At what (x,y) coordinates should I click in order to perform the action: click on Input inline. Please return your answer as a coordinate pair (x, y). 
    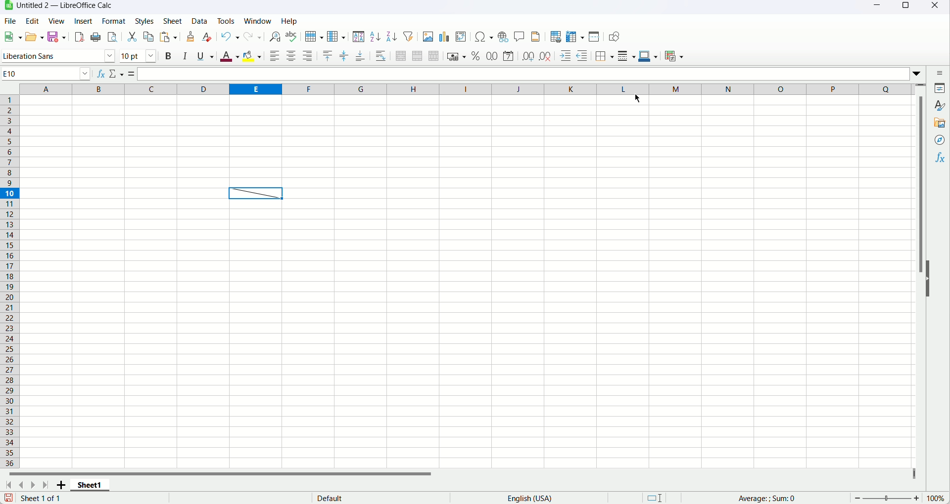
    Looking at the image, I should click on (534, 75).